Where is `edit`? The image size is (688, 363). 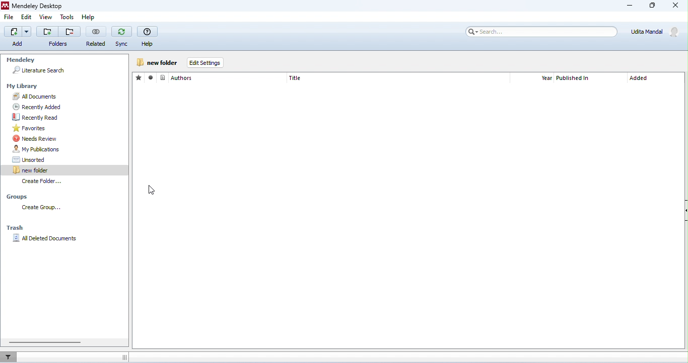 edit is located at coordinates (27, 17).